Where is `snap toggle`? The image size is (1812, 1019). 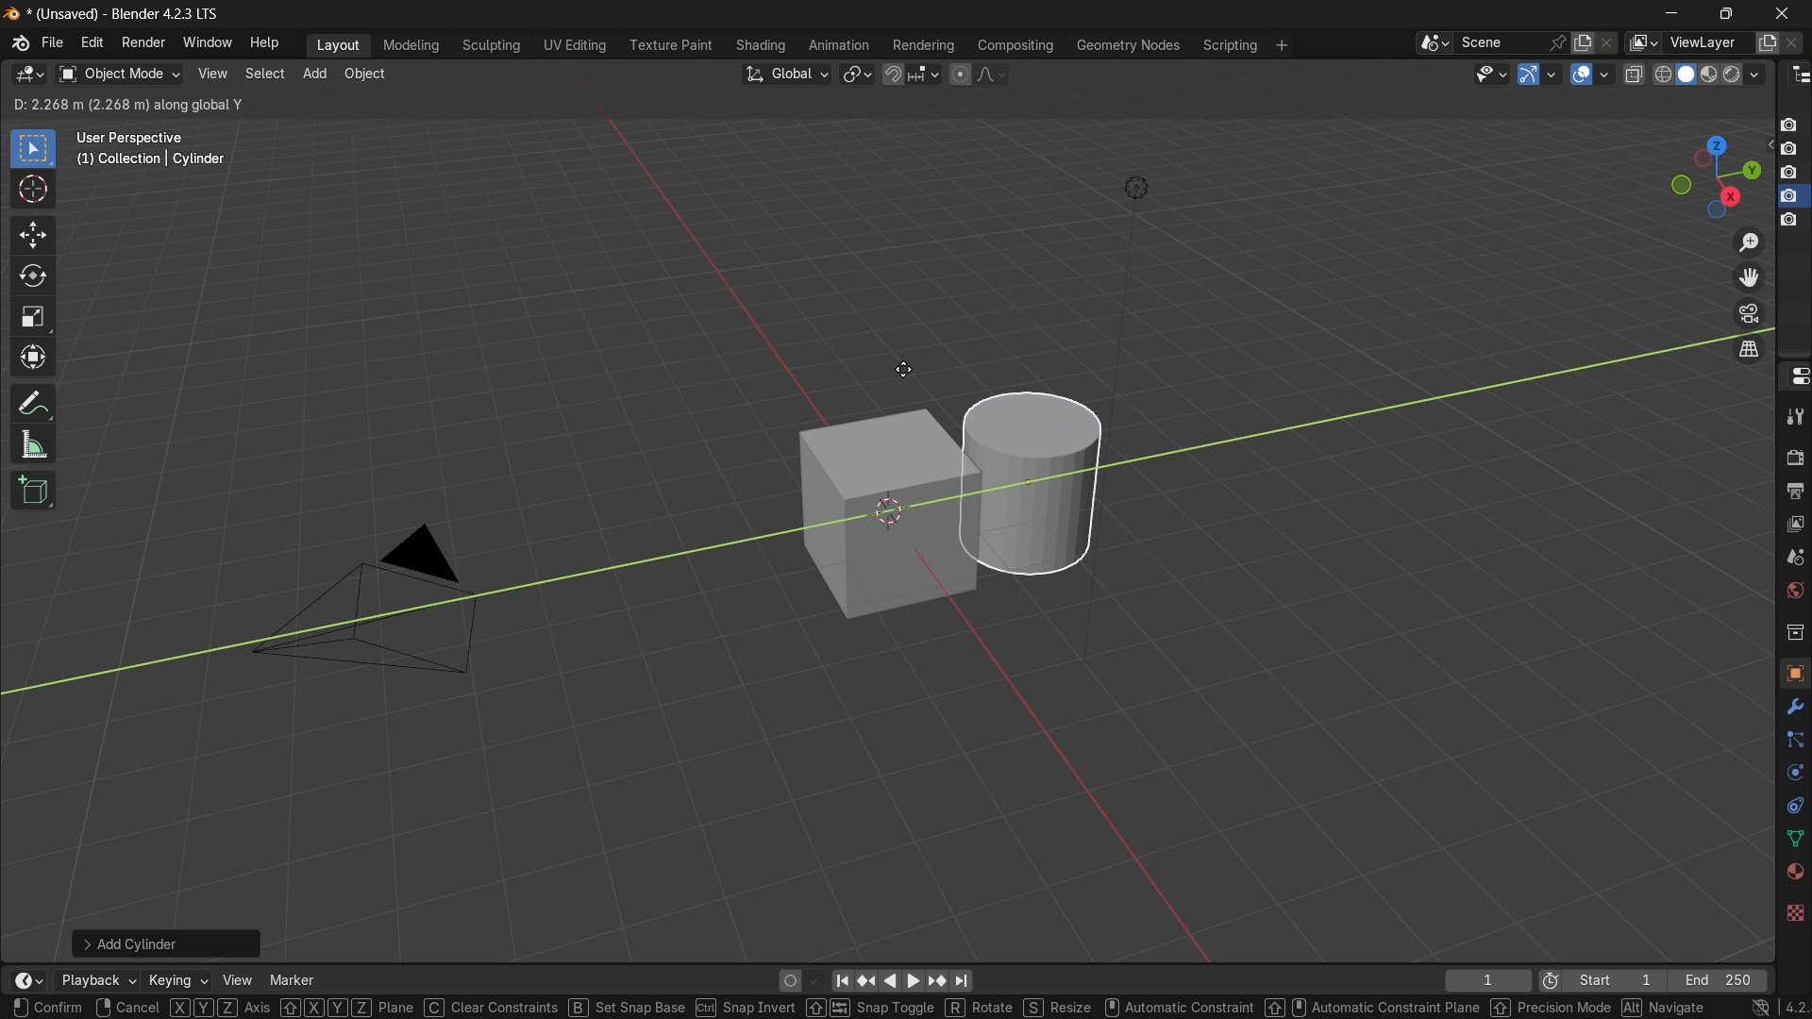
snap toggle is located at coordinates (870, 1010).